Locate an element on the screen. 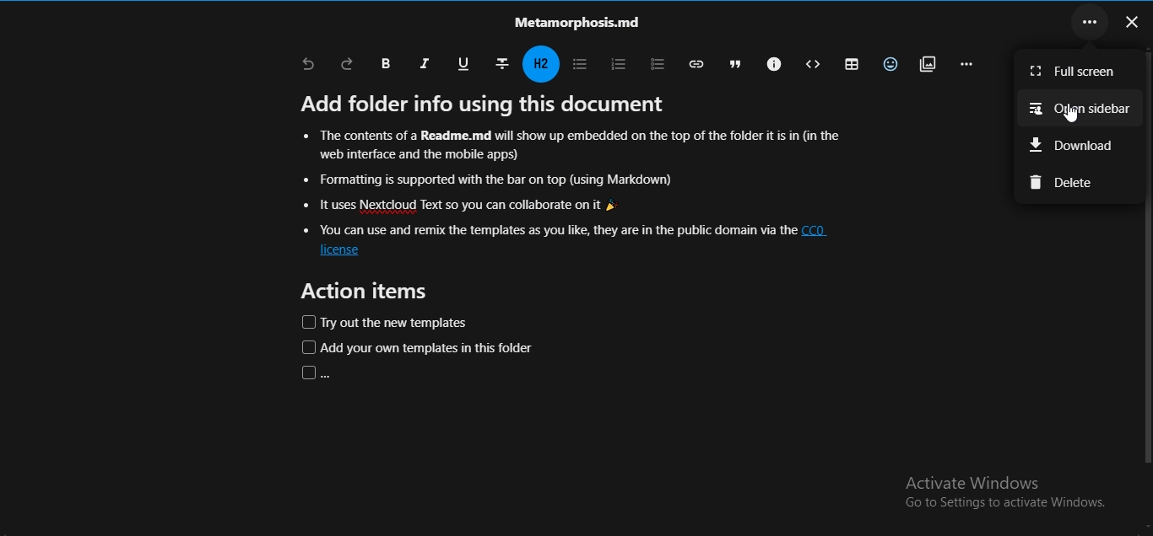  headings is located at coordinates (541, 64).